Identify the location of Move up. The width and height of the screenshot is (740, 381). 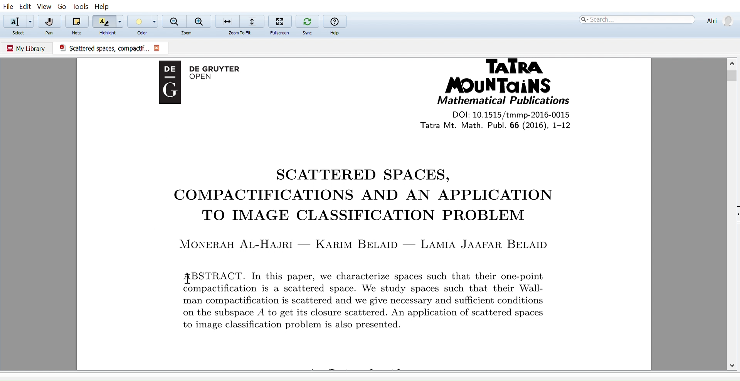
(733, 62).